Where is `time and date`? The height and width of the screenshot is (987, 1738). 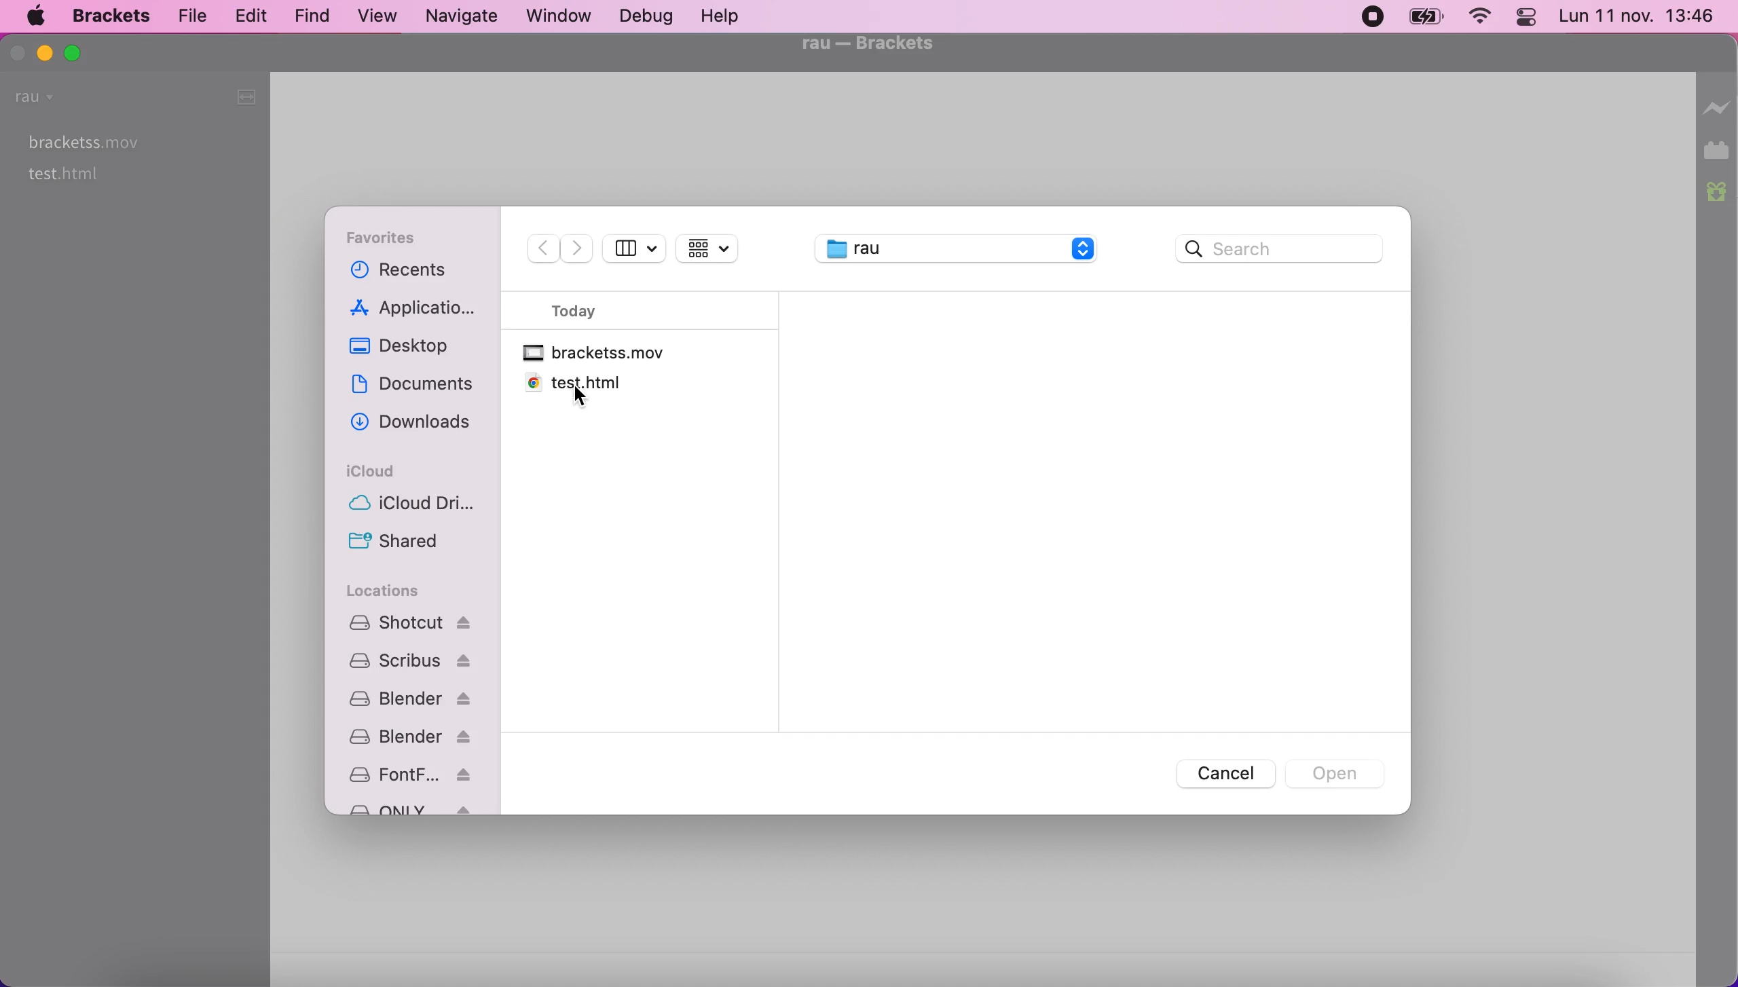 time and date is located at coordinates (1638, 18).